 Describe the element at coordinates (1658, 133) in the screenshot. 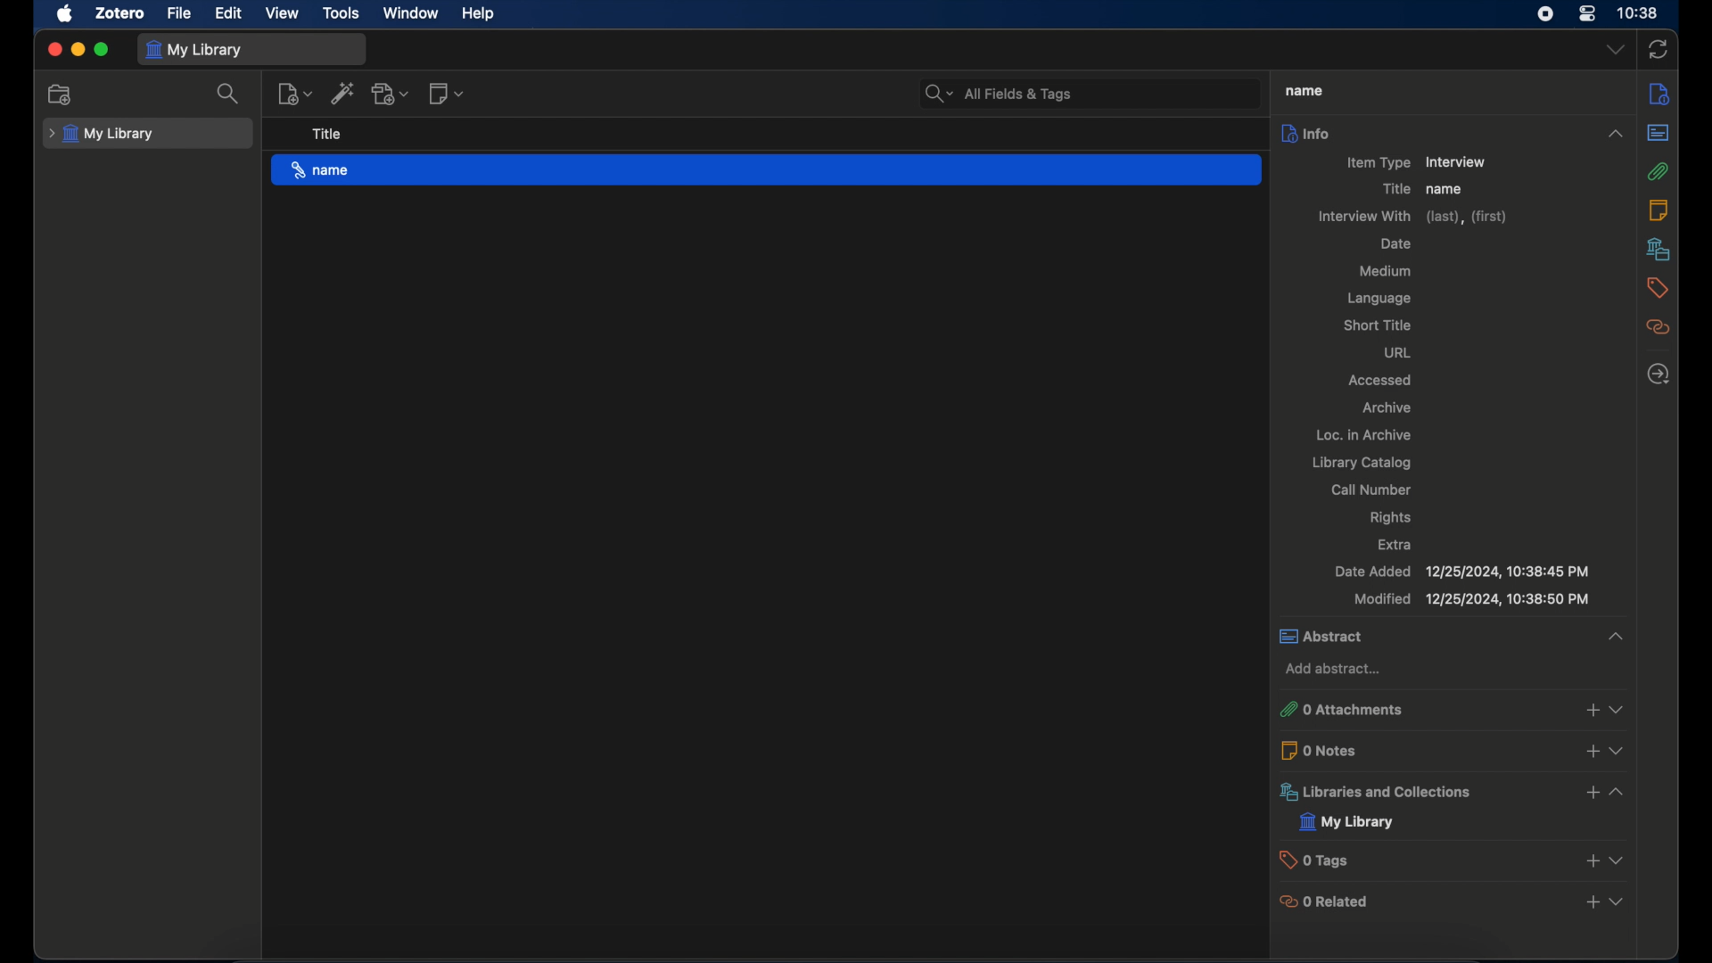

I see `abstract` at that location.